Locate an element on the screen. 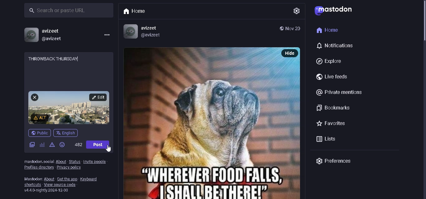  posted picture is located at coordinates (201, 123).